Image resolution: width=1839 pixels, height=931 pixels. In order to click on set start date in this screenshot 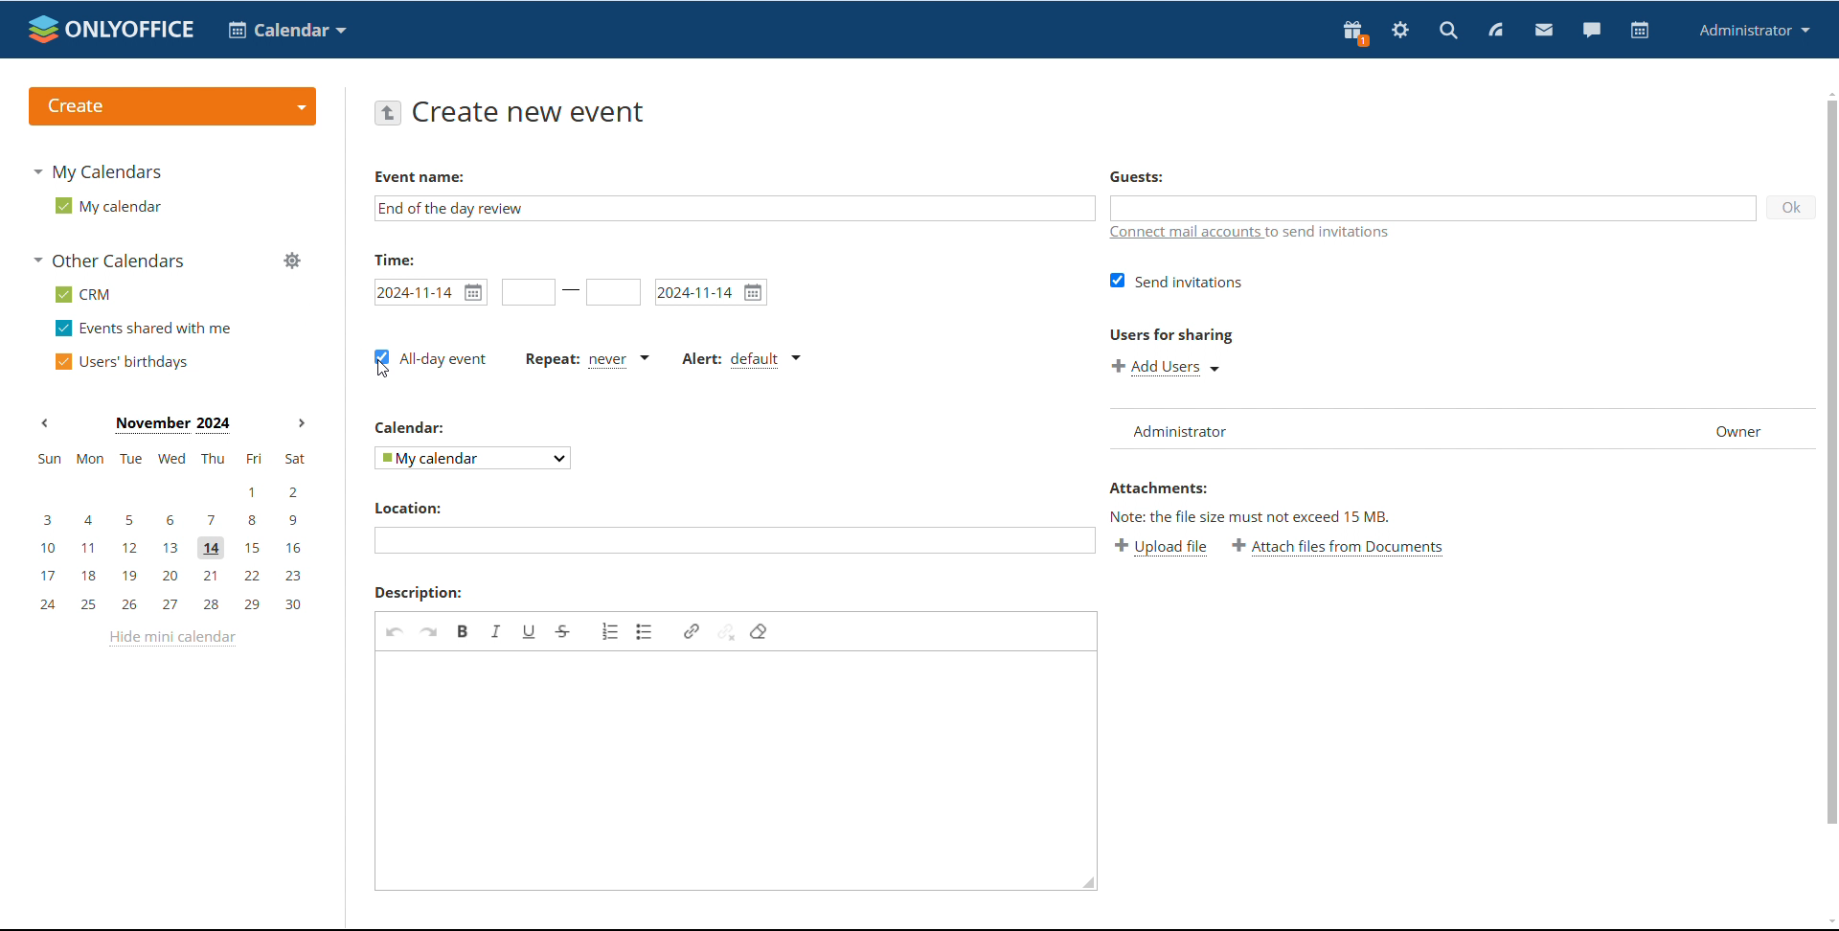, I will do `click(430, 292)`.